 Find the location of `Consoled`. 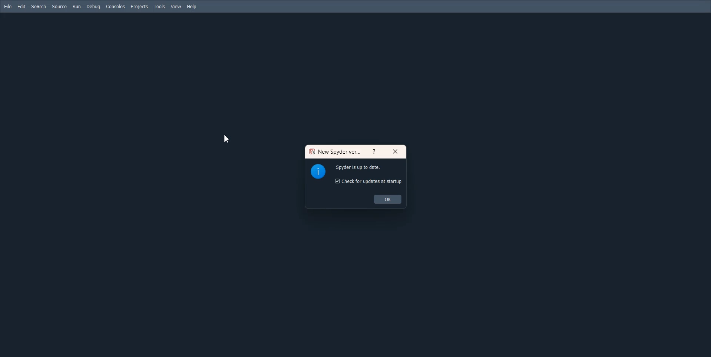

Consoled is located at coordinates (116, 6).